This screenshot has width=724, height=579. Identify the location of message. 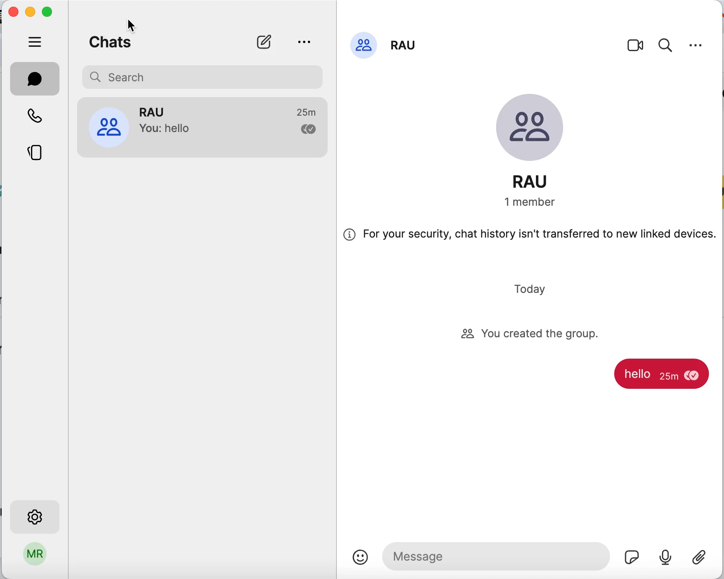
(660, 375).